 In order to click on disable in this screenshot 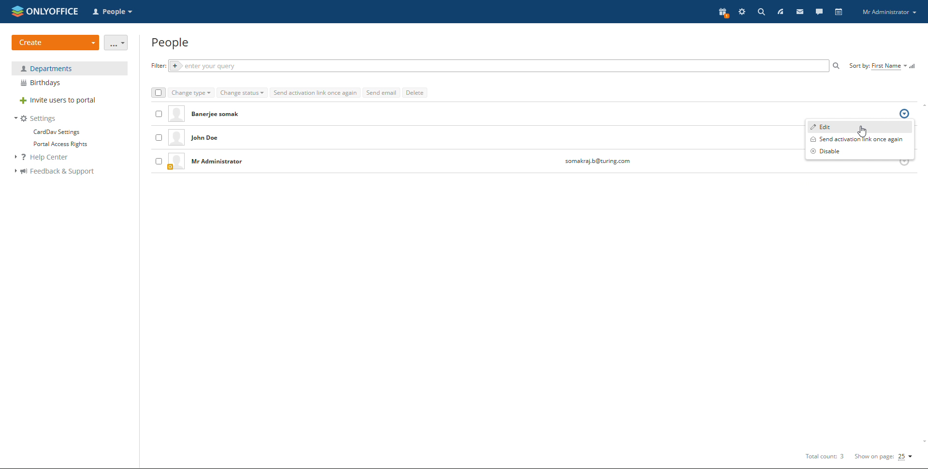, I will do `click(860, 151)`.